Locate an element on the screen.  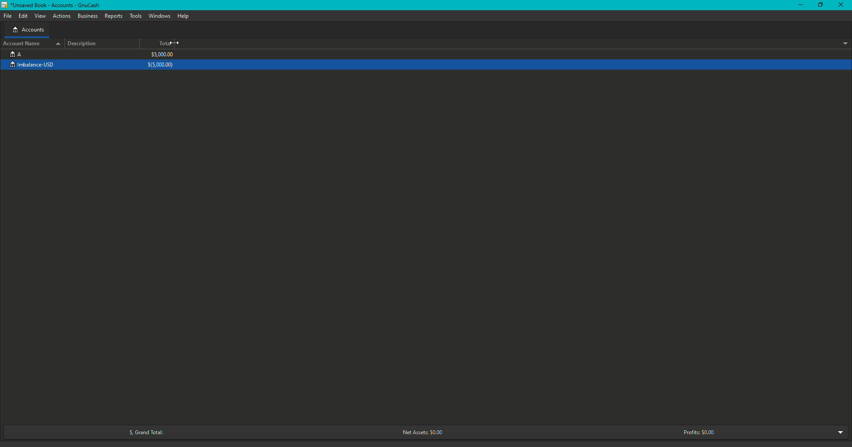
Actions is located at coordinates (62, 16).